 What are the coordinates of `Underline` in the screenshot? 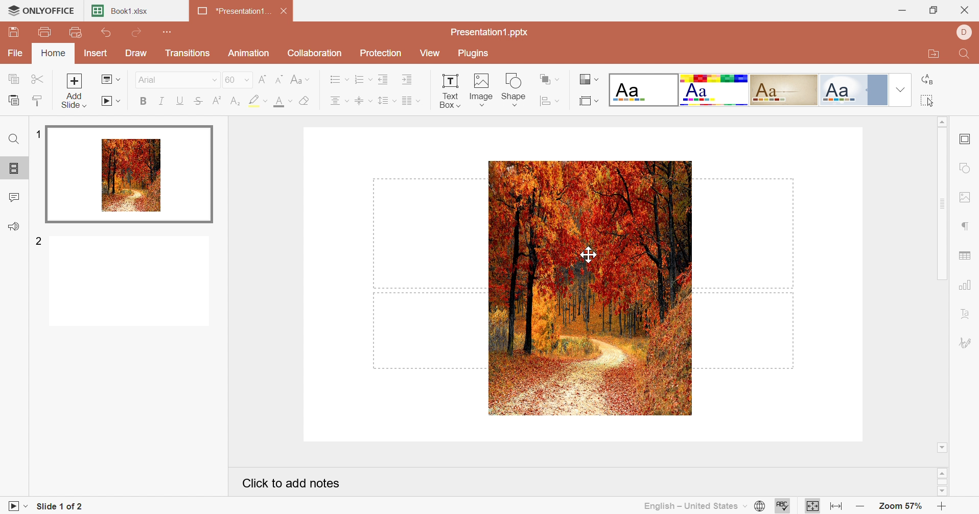 It's located at (179, 100).